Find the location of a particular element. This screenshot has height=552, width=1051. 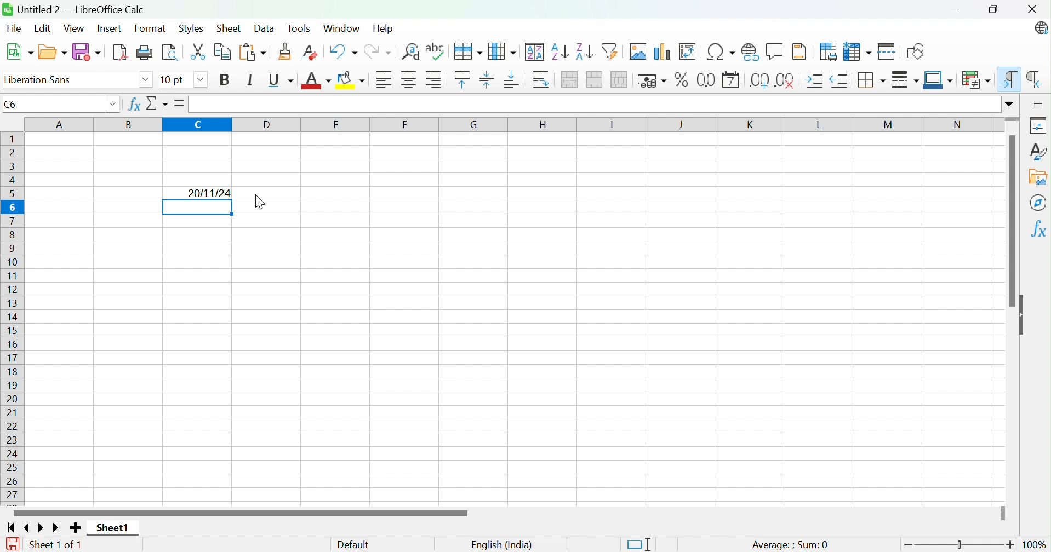

Format as number is located at coordinates (706, 79).